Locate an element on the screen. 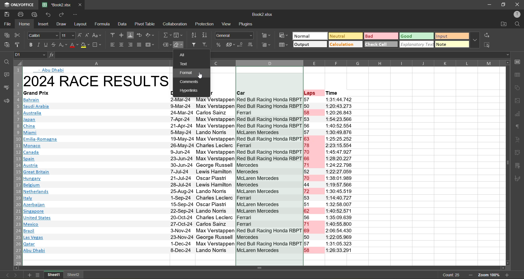 The image size is (524, 279). open location is located at coordinates (503, 25).